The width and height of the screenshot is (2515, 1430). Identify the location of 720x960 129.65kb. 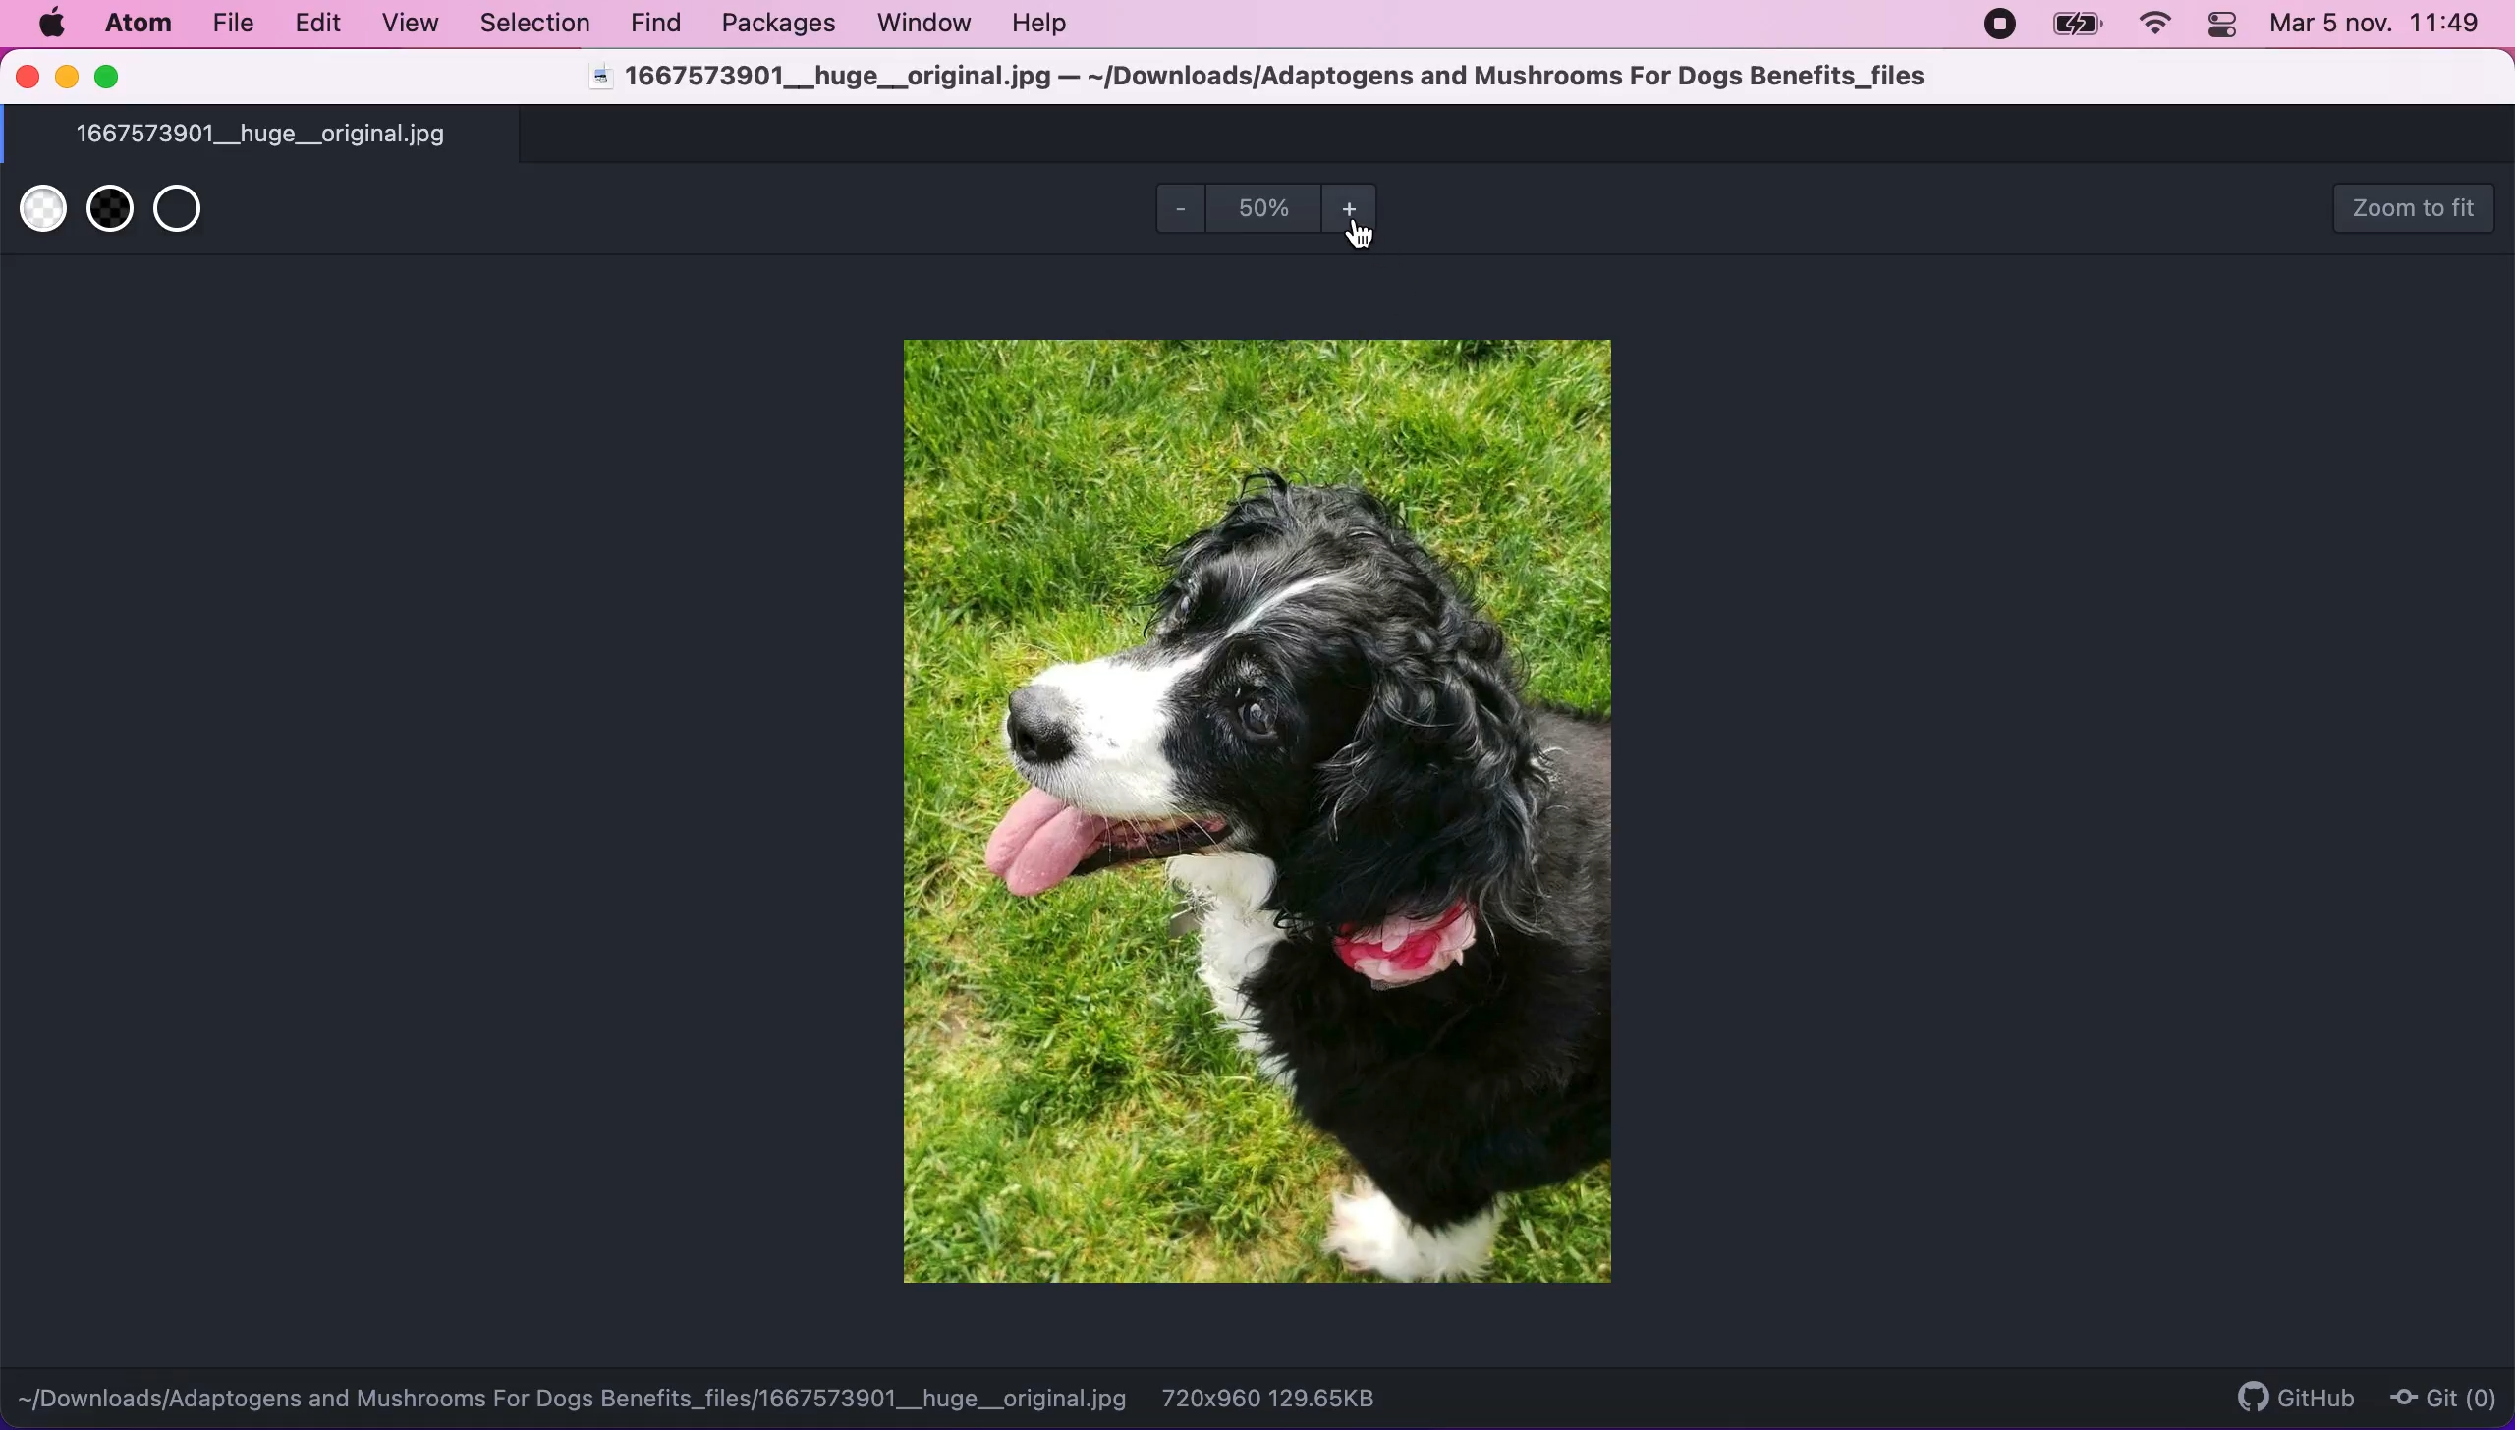
(1292, 1398).